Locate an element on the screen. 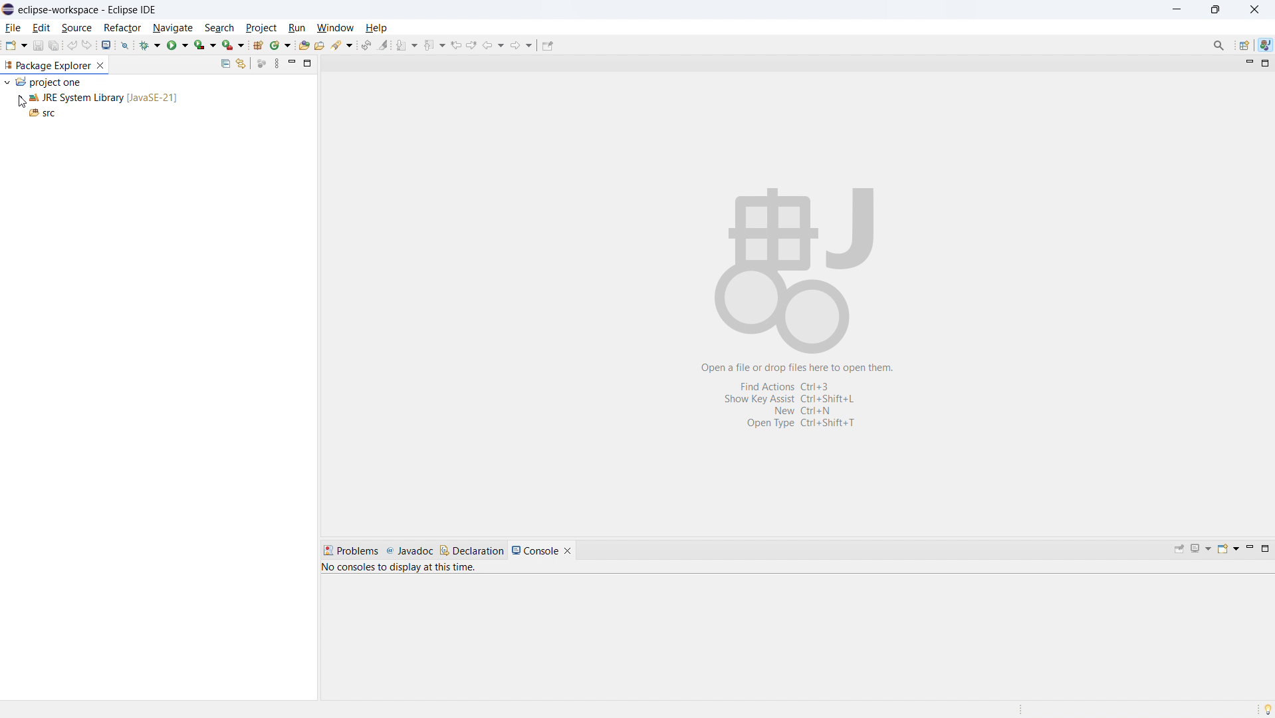 The width and height of the screenshot is (1275, 718). package explorer is located at coordinates (48, 65).